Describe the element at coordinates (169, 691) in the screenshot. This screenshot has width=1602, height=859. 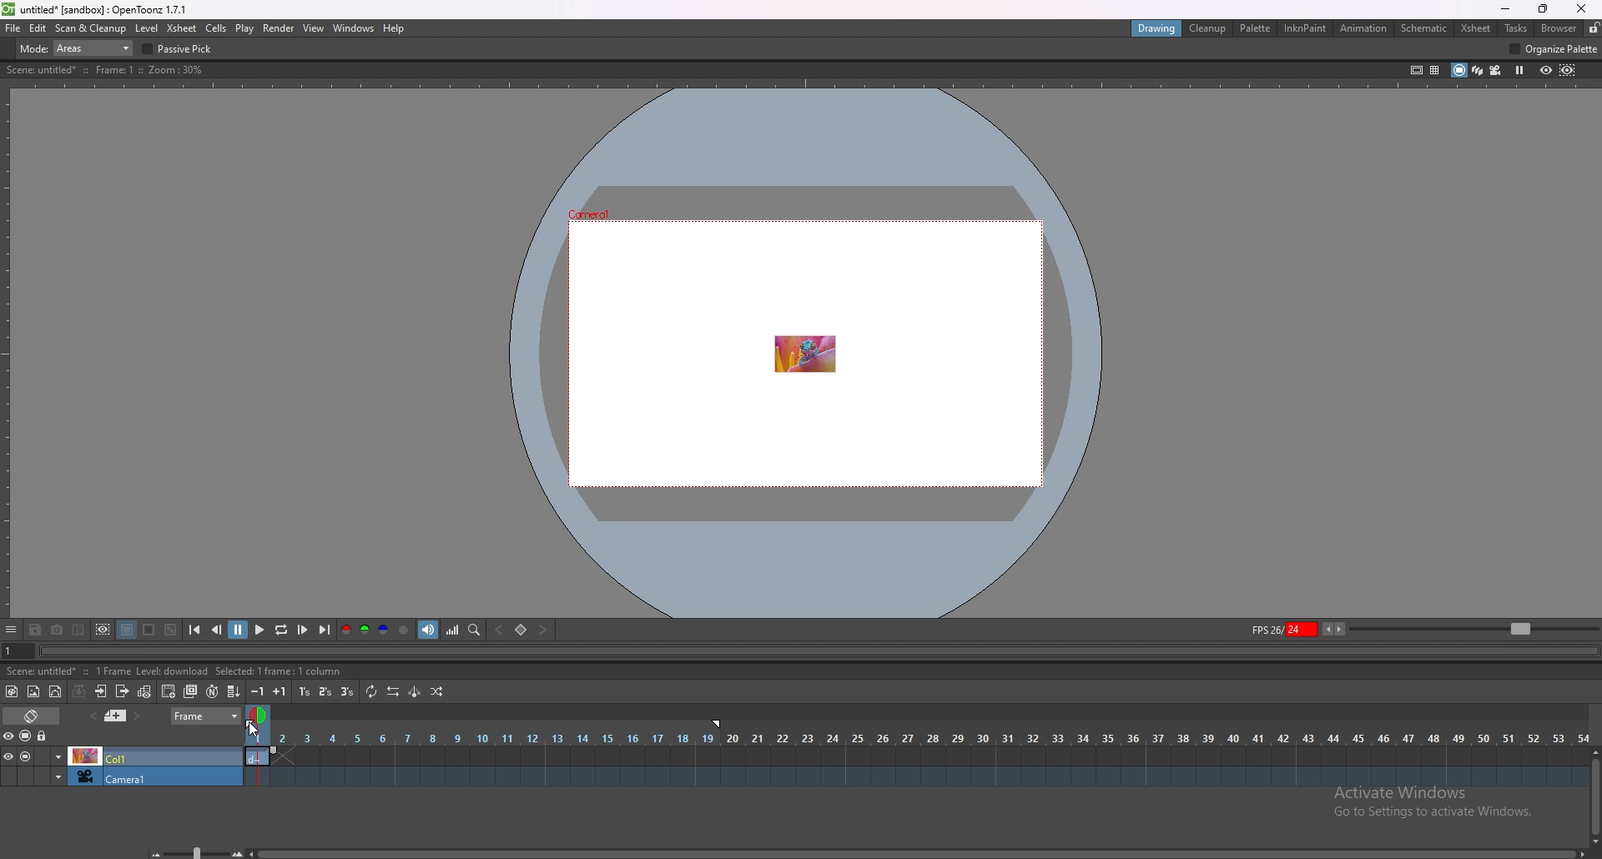
I see `create blank drawing` at that location.